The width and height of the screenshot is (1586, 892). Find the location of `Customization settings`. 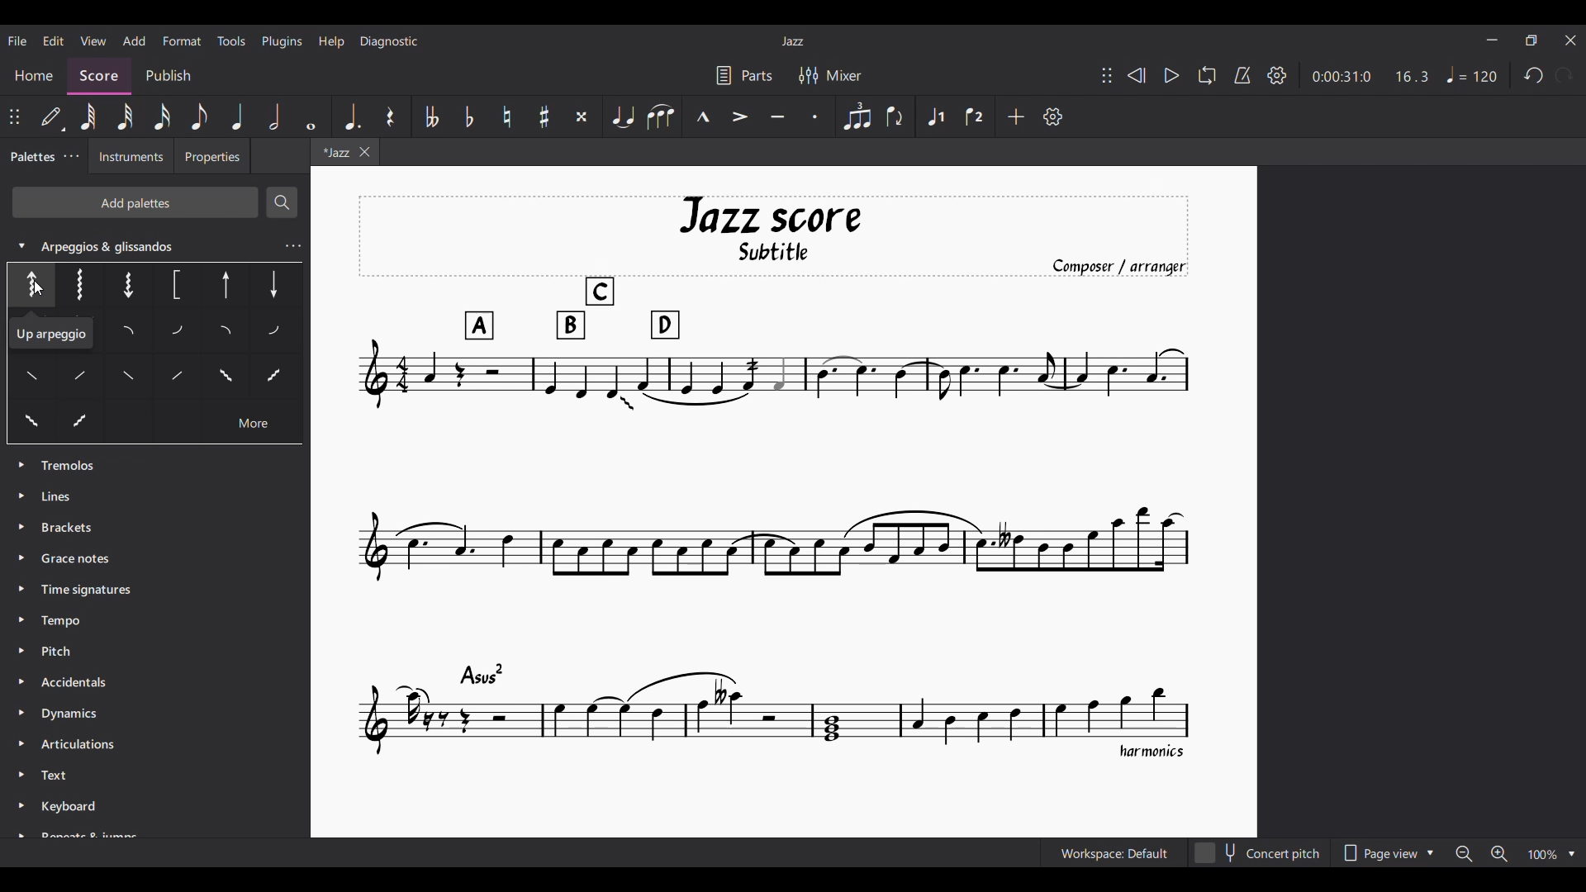

Customization settings is located at coordinates (1052, 116).